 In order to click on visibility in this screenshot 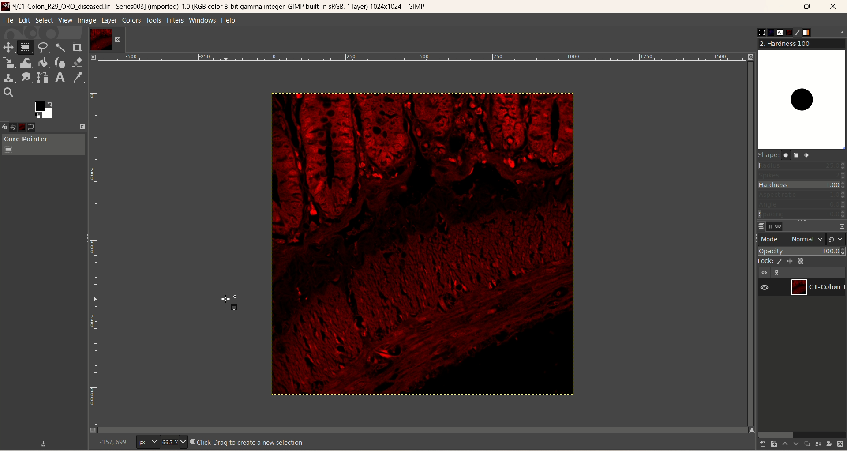, I will do `click(765, 272)`.